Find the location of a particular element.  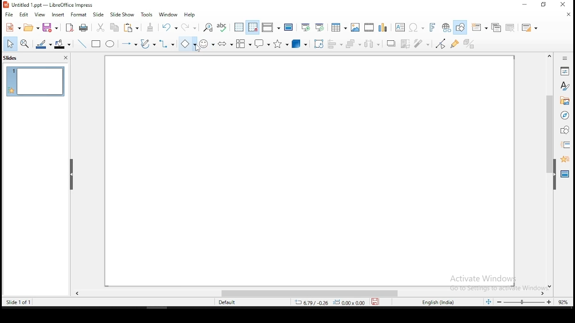

undo is located at coordinates (170, 27).